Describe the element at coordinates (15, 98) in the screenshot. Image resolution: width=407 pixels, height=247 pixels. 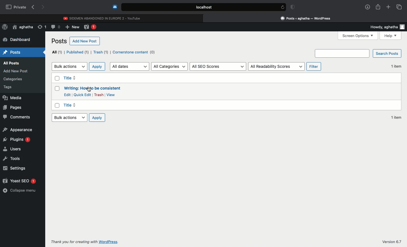
I see `media` at that location.